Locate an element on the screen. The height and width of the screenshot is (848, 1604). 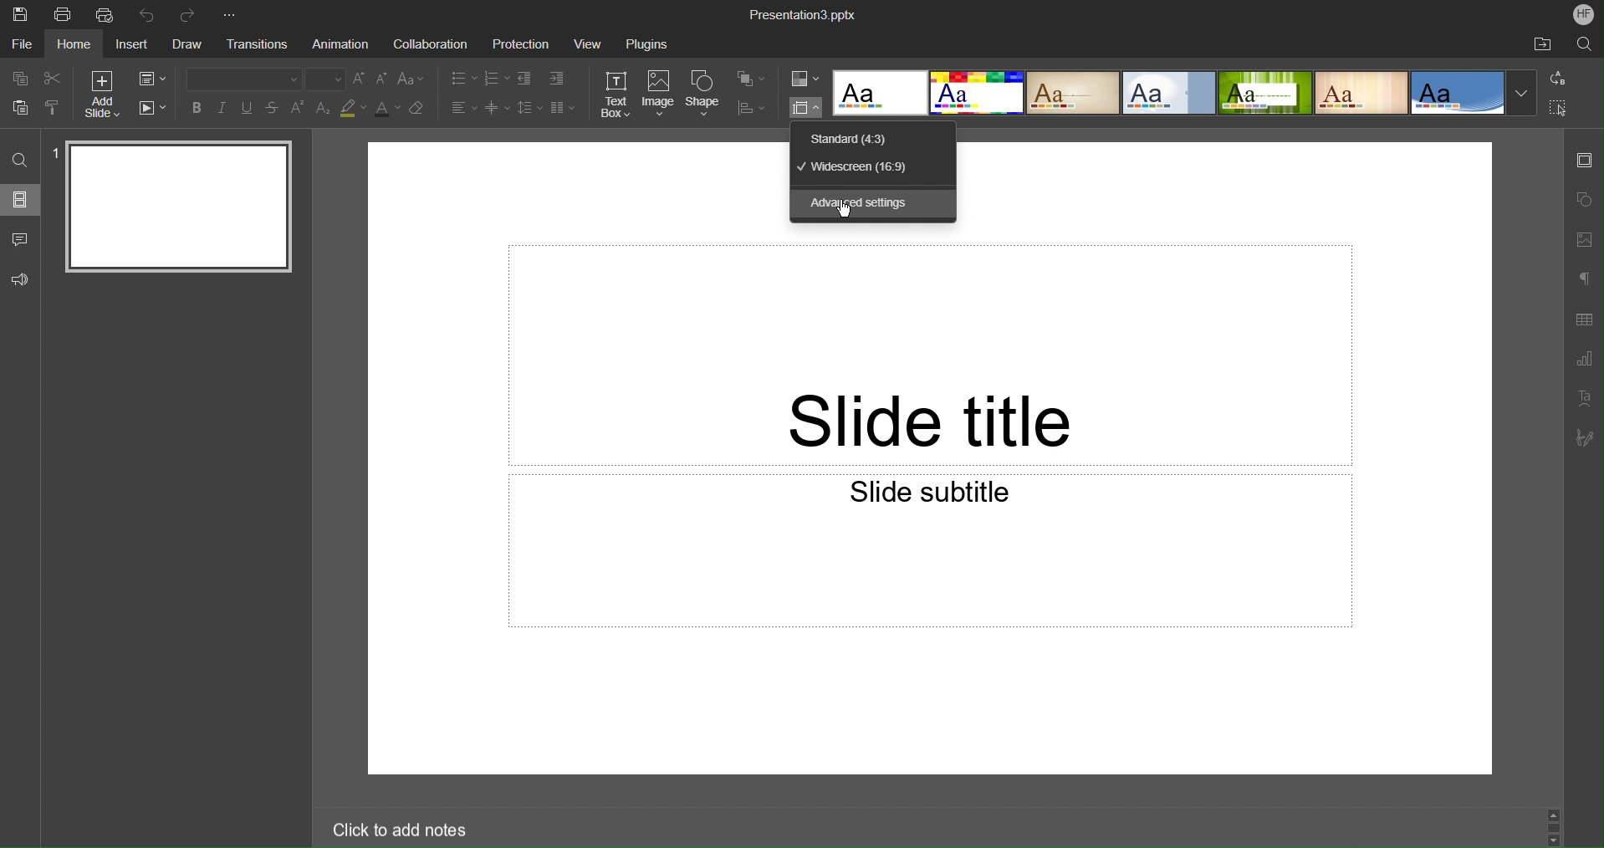
Search is located at coordinates (1583, 46).